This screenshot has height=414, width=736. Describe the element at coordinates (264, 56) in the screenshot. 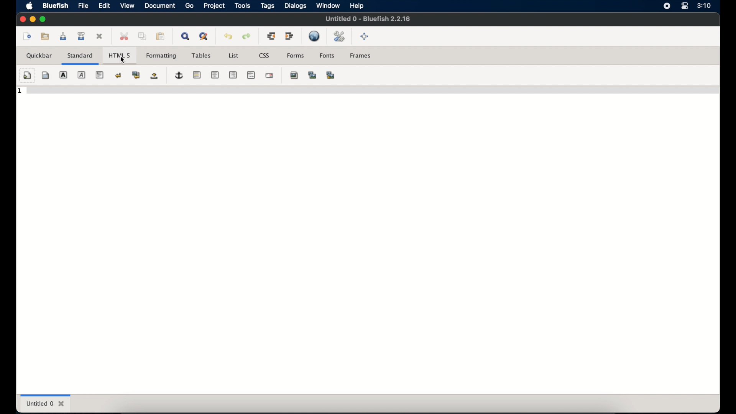

I see `css` at that location.